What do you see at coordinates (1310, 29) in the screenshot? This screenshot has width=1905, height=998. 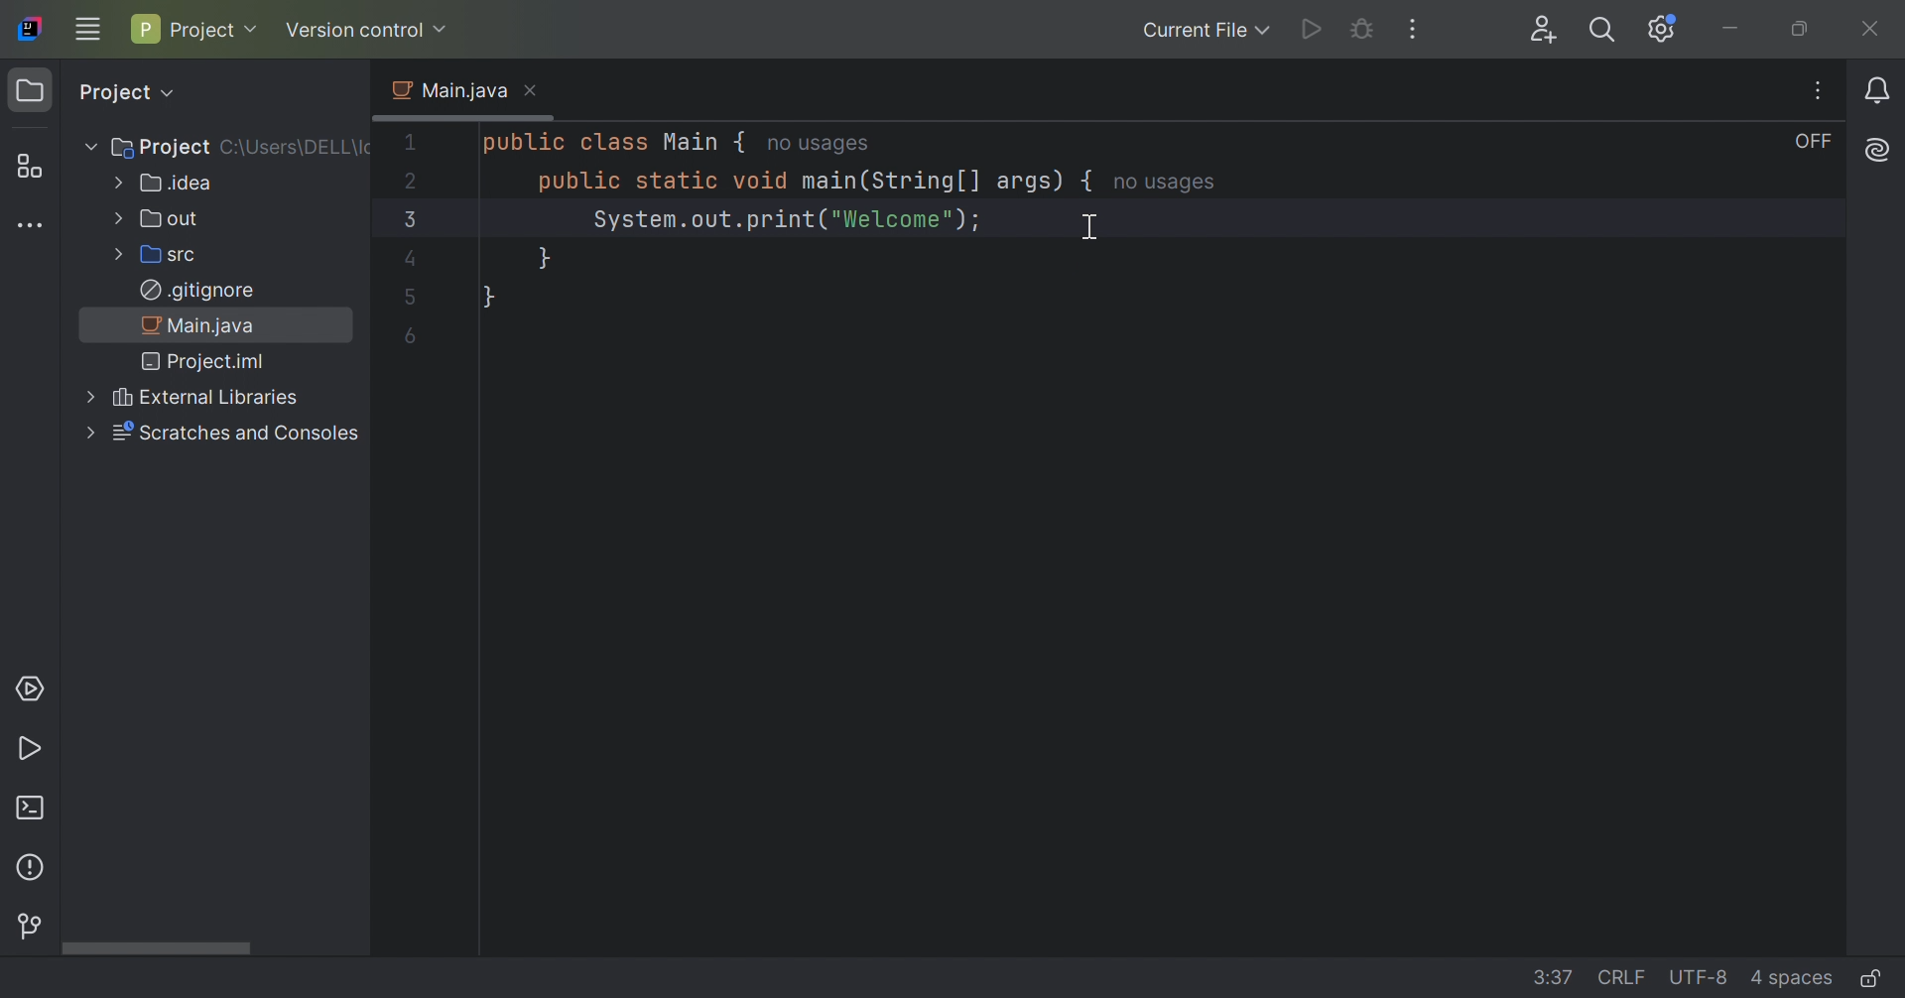 I see `Run` at bounding box center [1310, 29].